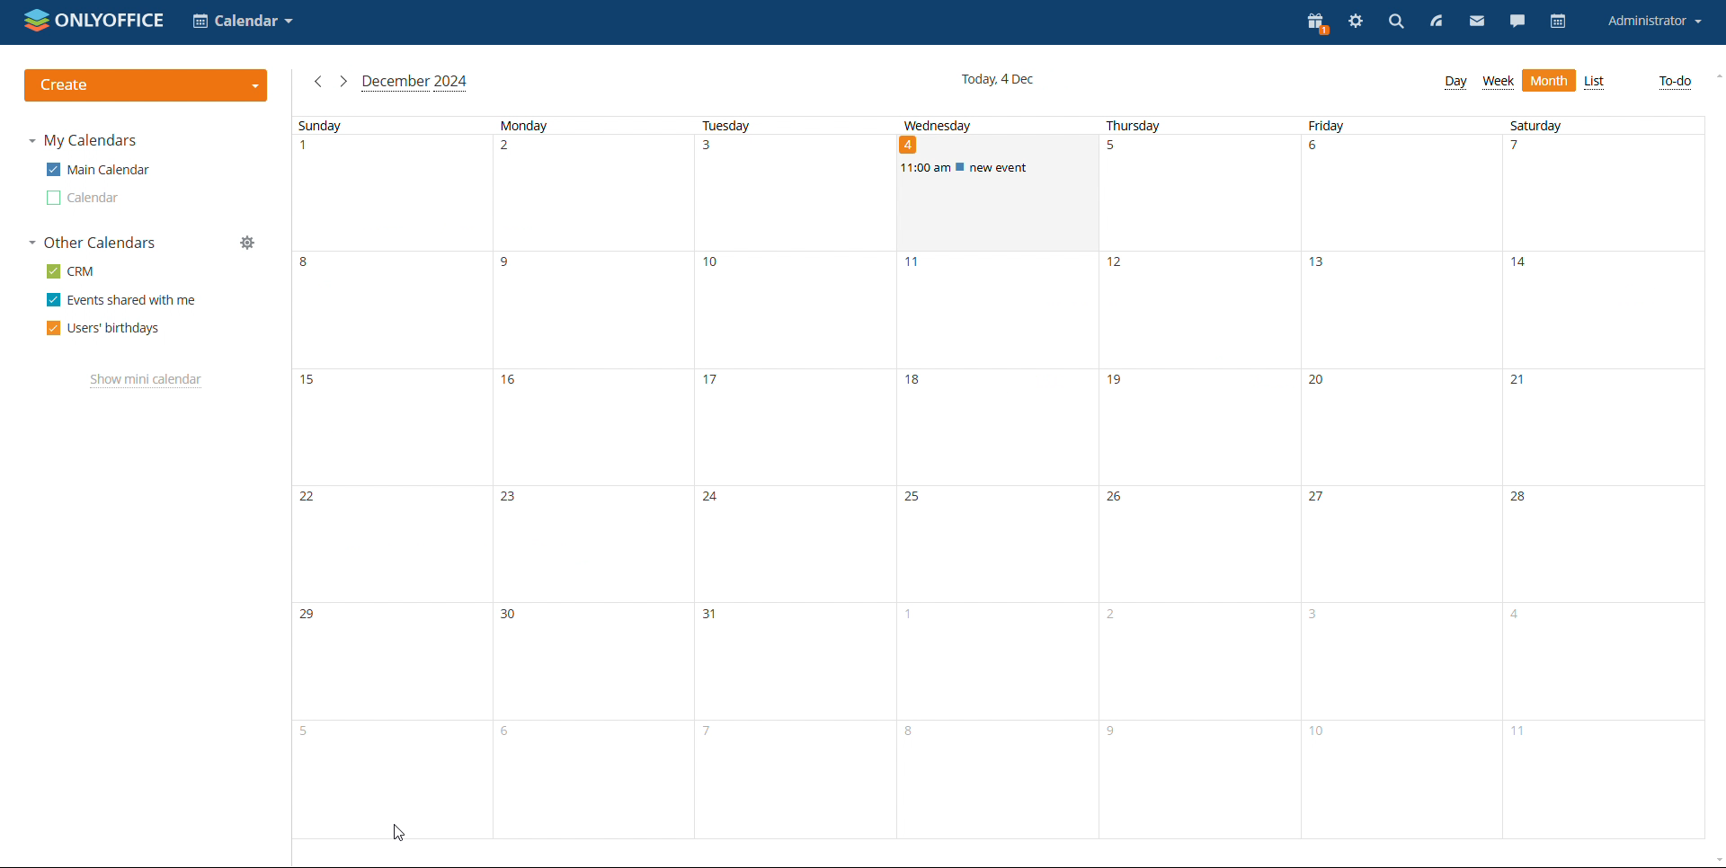  I want to click on day view, so click(1455, 83).